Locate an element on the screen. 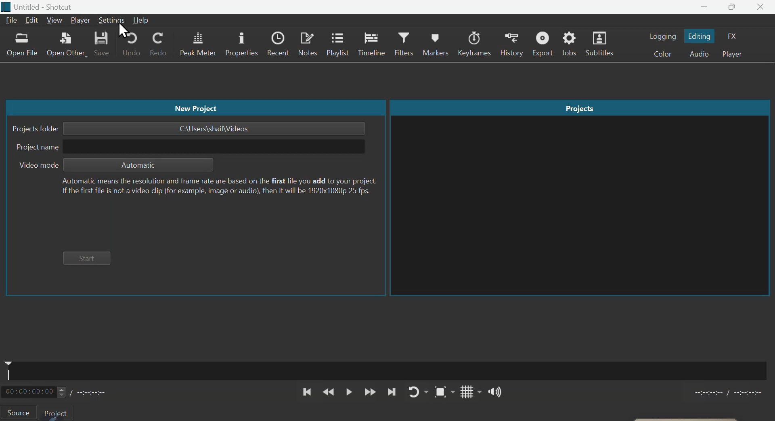 The image size is (775, 421). Undo is located at coordinates (132, 46).